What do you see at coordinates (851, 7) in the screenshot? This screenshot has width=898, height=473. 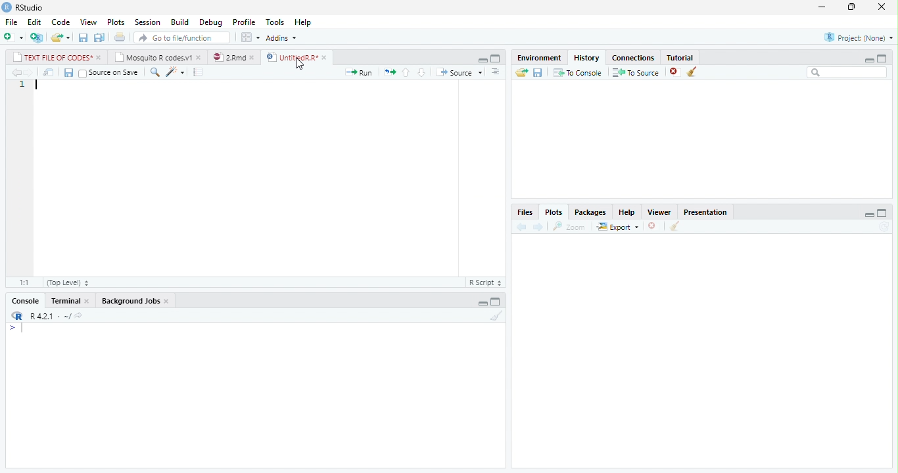 I see `restore` at bounding box center [851, 7].